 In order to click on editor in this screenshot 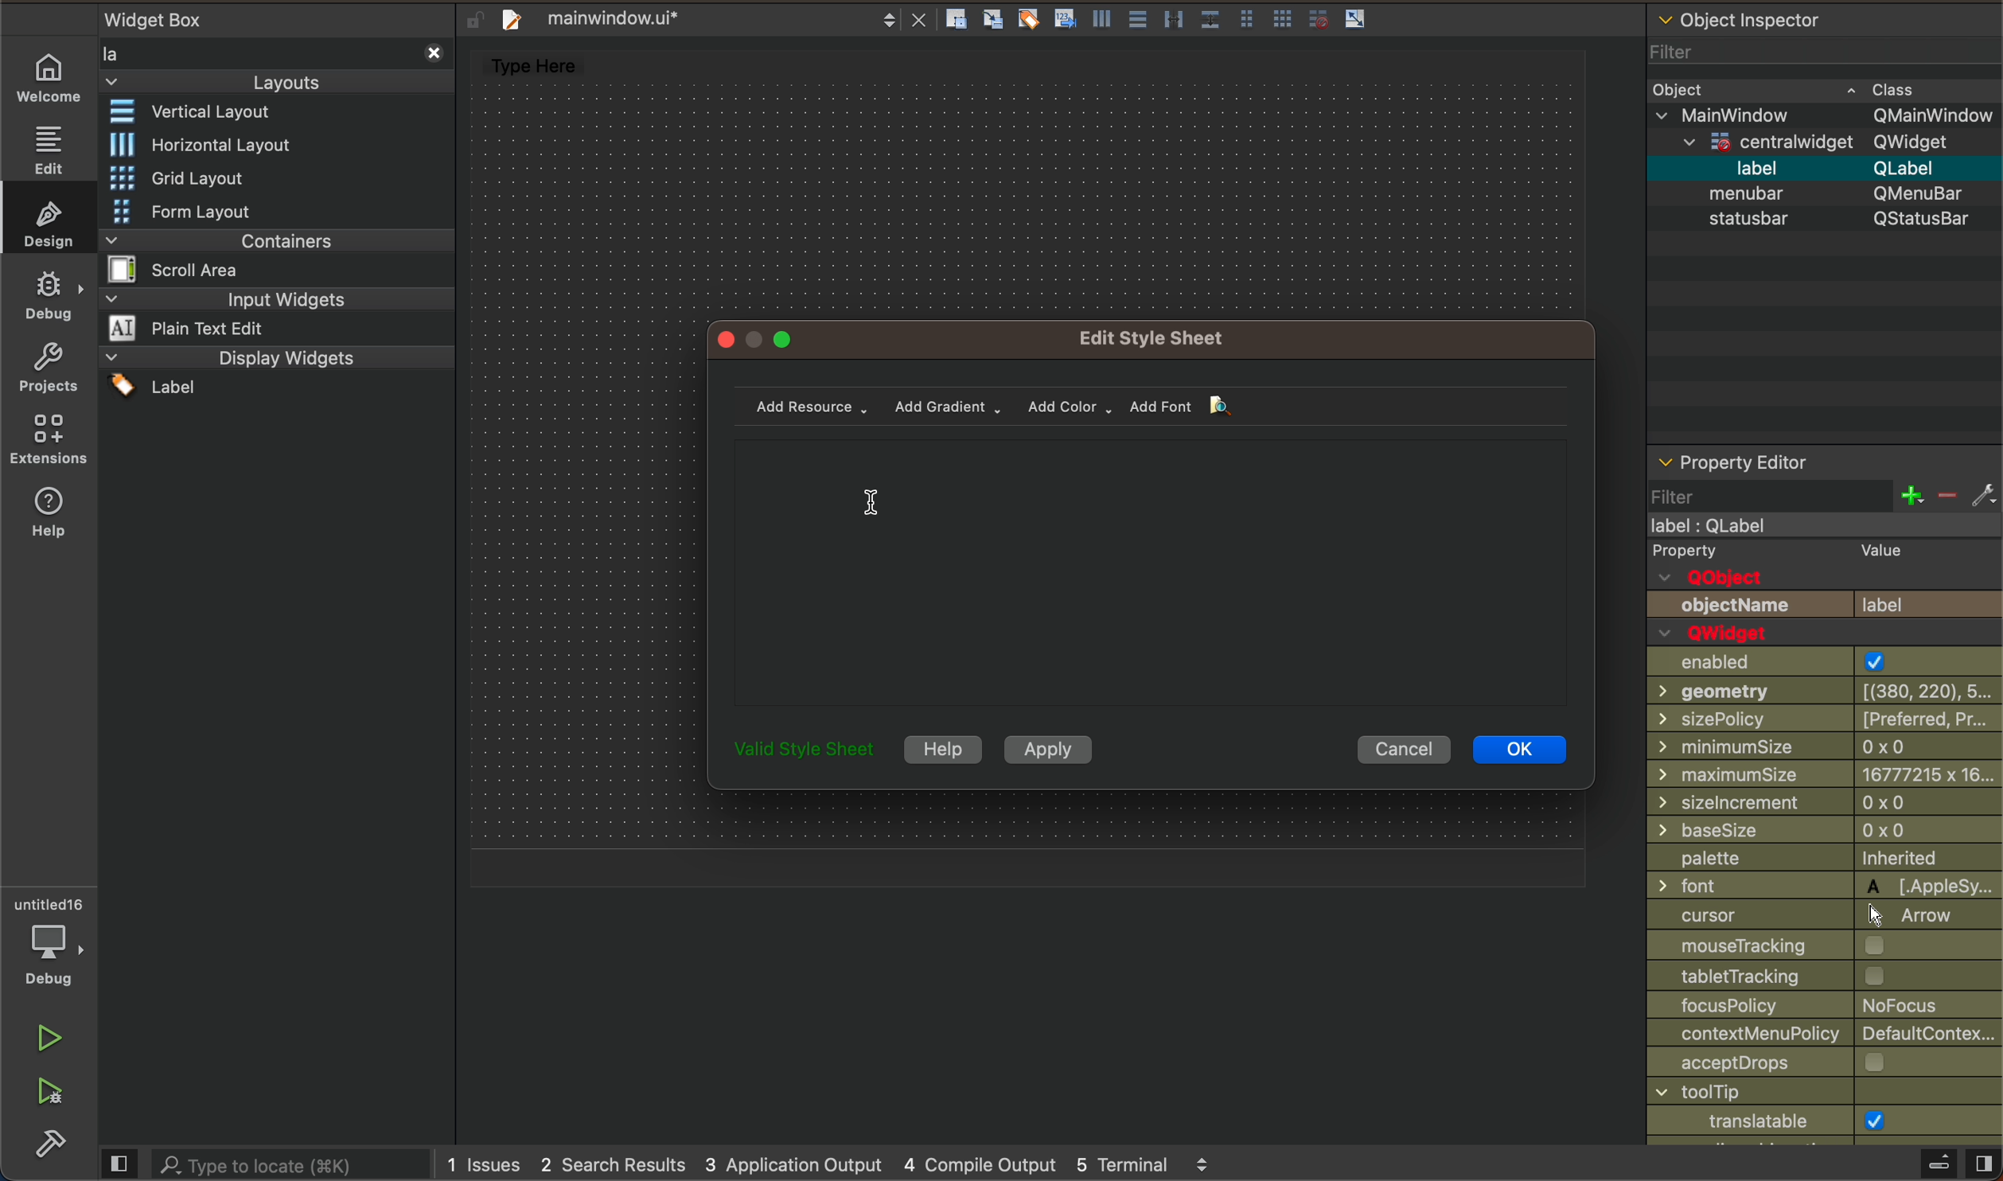, I will do `click(1152, 567)`.